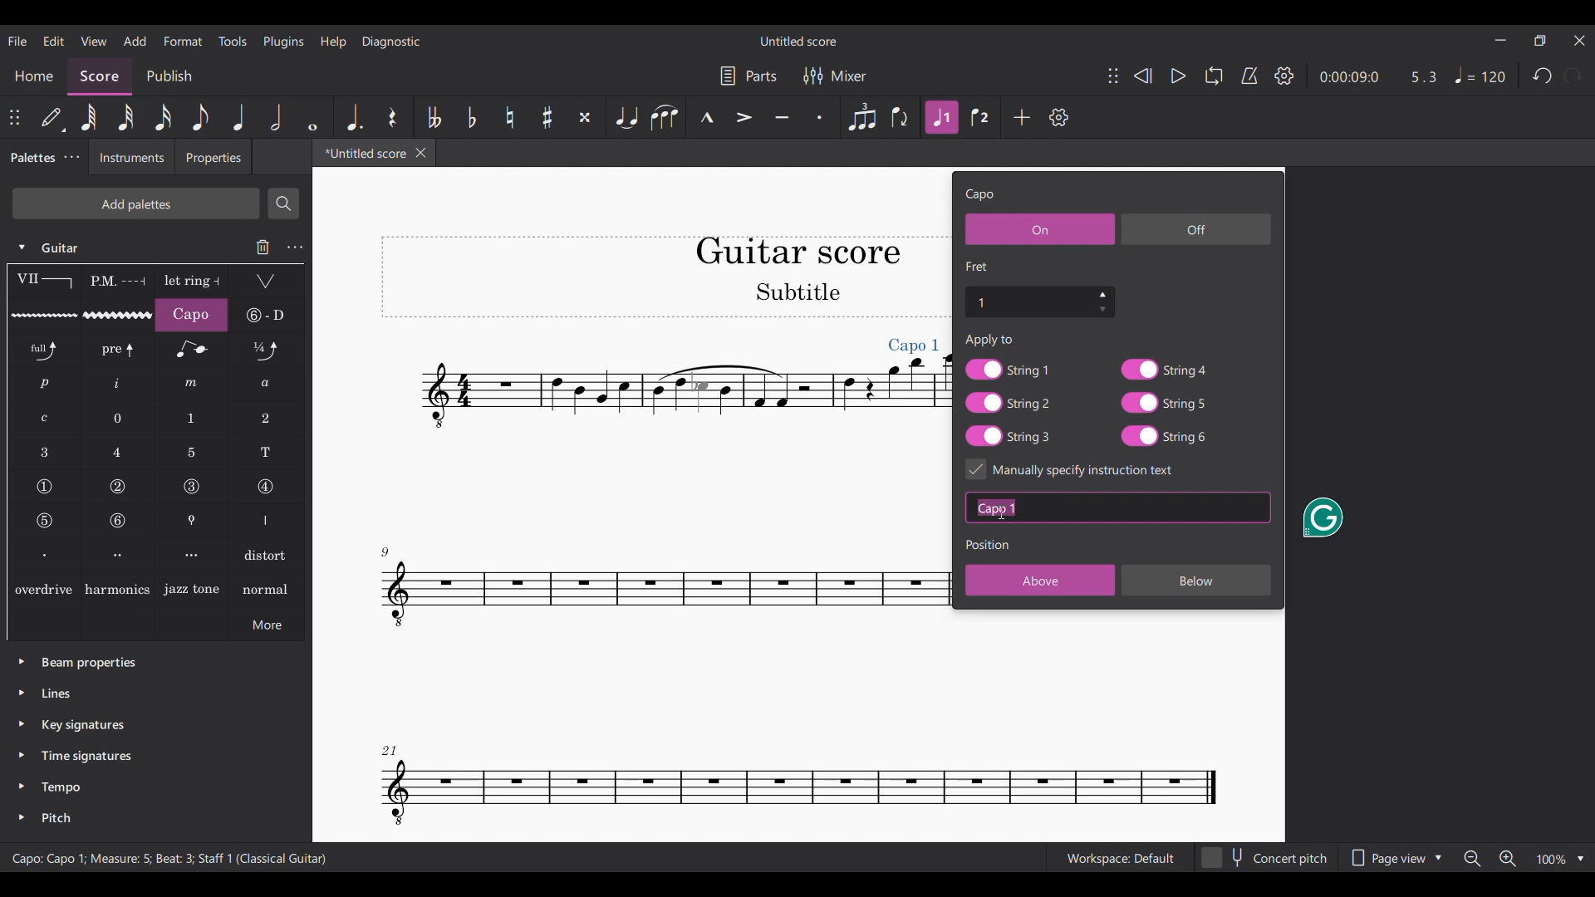  What do you see at coordinates (119, 521) in the screenshot?
I see `String number 6` at bounding box center [119, 521].